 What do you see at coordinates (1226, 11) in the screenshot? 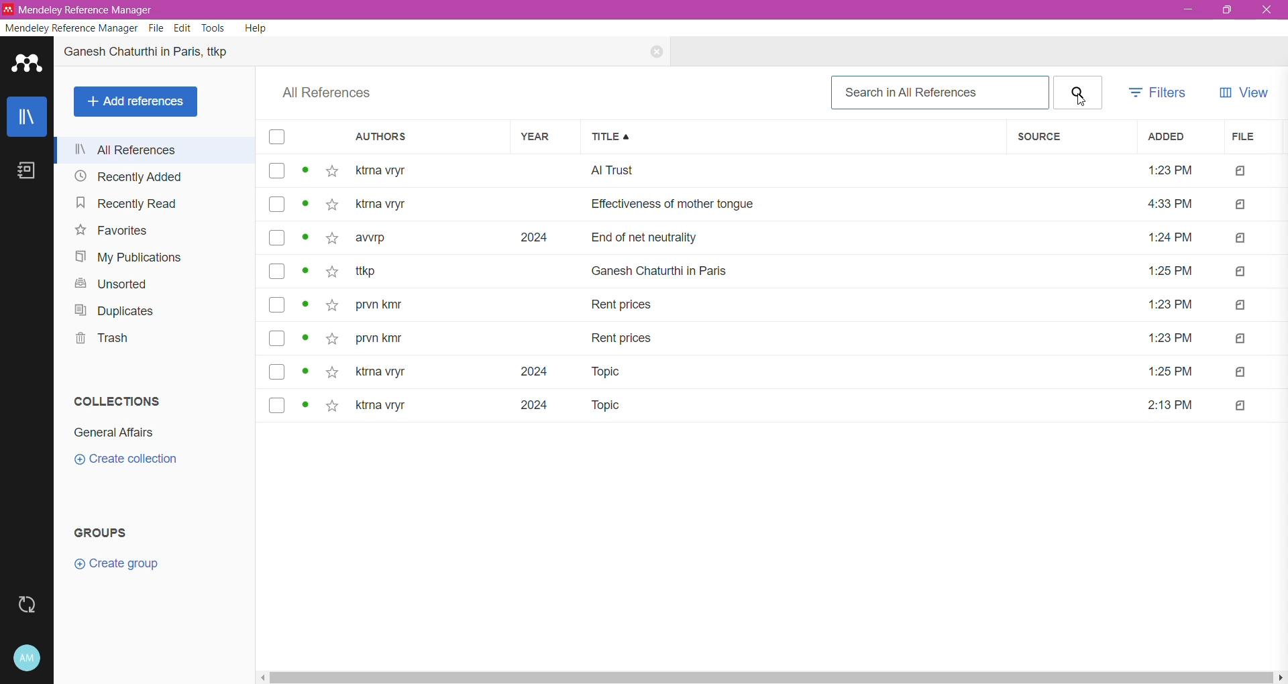
I see `Restore Down` at bounding box center [1226, 11].